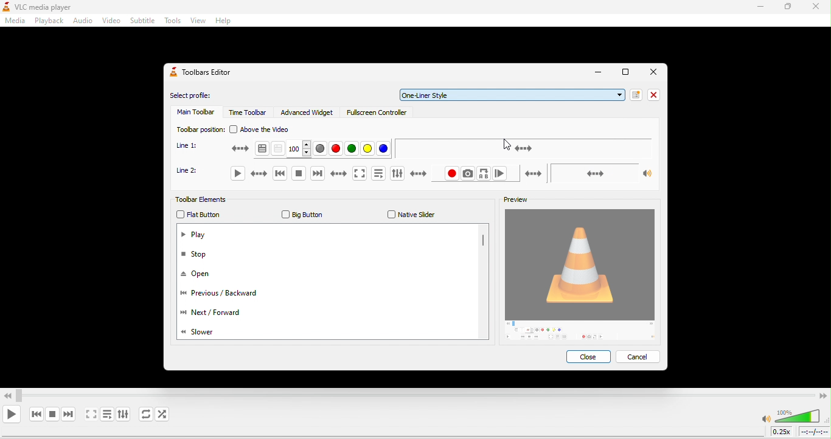 This screenshot has width=831, height=439. Describe the element at coordinates (197, 22) in the screenshot. I see `view` at that location.